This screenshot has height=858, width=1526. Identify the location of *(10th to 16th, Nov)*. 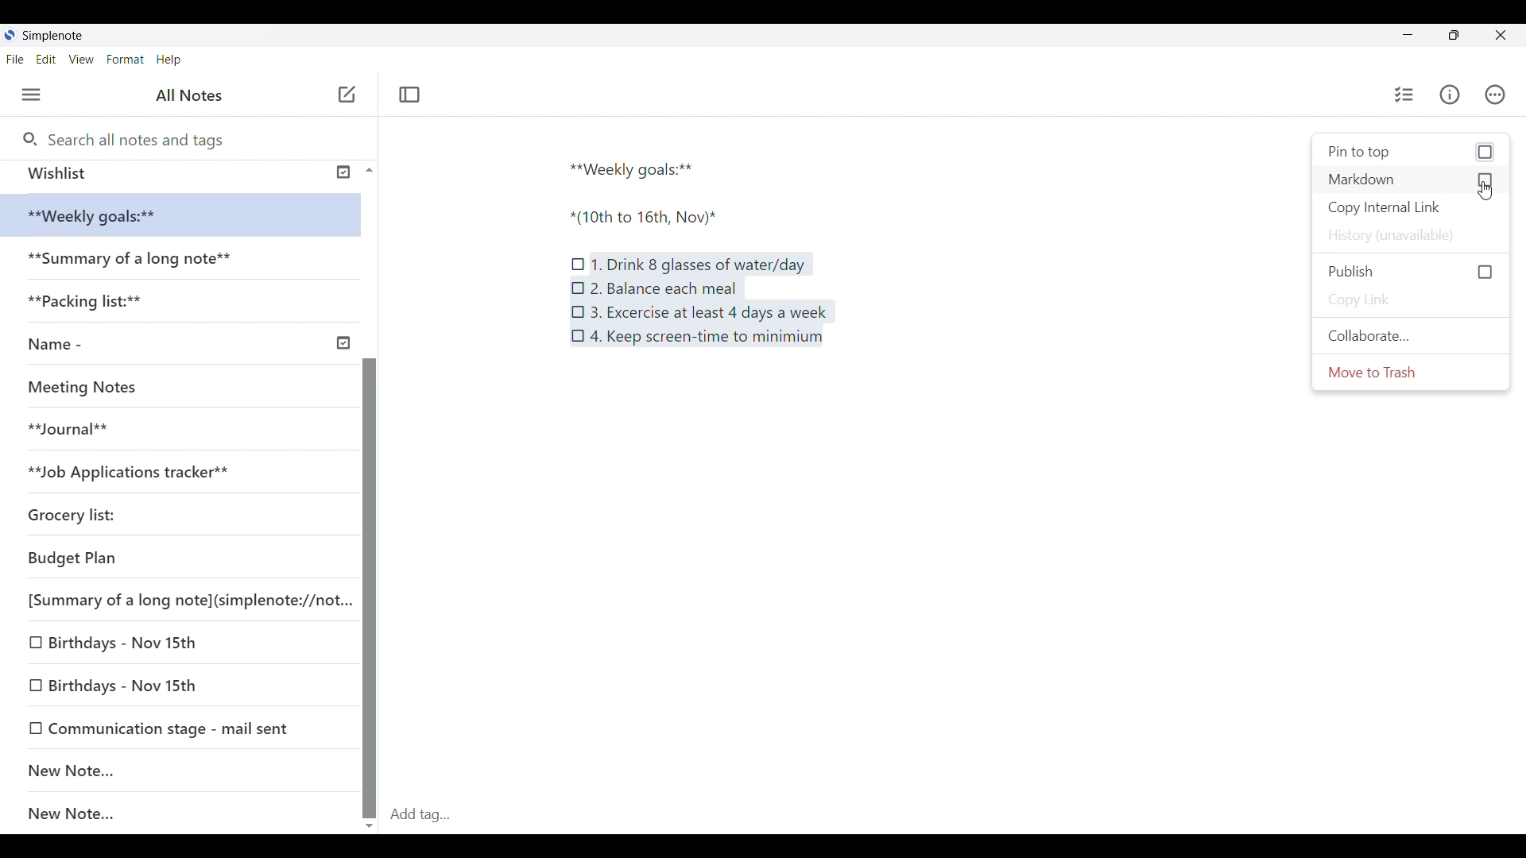
(654, 218).